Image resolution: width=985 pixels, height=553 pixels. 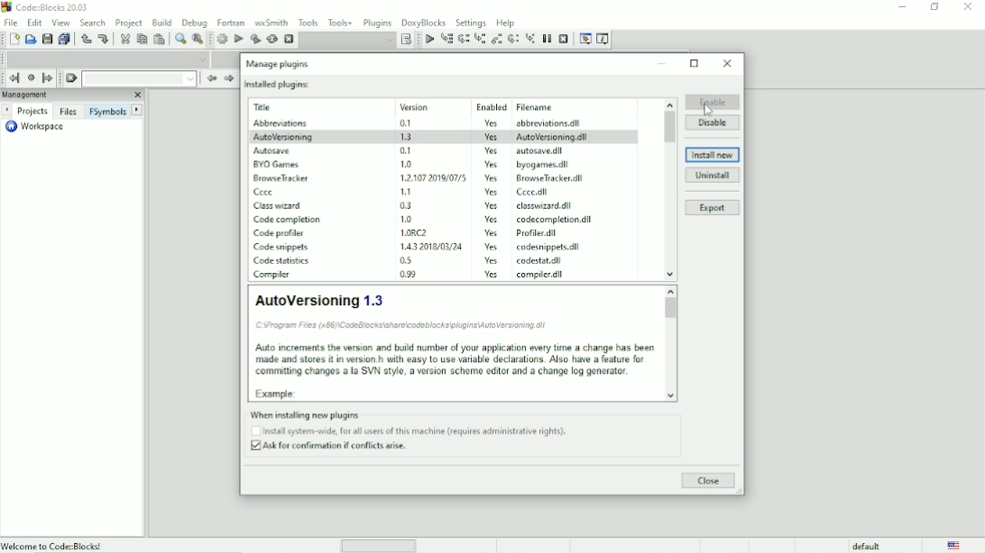 I want to click on Yes, so click(x=492, y=274).